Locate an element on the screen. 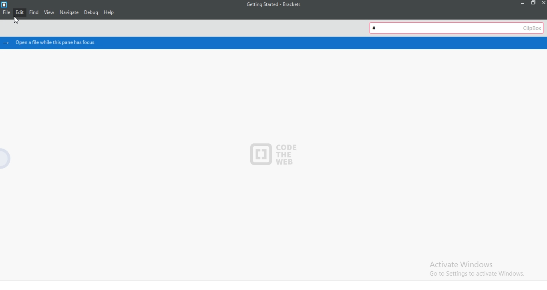  minimize is located at coordinates (520, 3).